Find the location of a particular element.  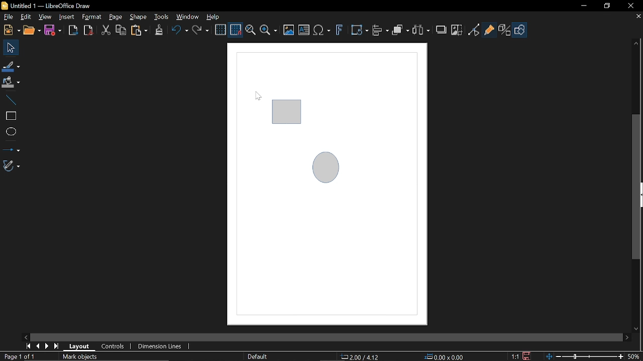

Insert text is located at coordinates (304, 30).